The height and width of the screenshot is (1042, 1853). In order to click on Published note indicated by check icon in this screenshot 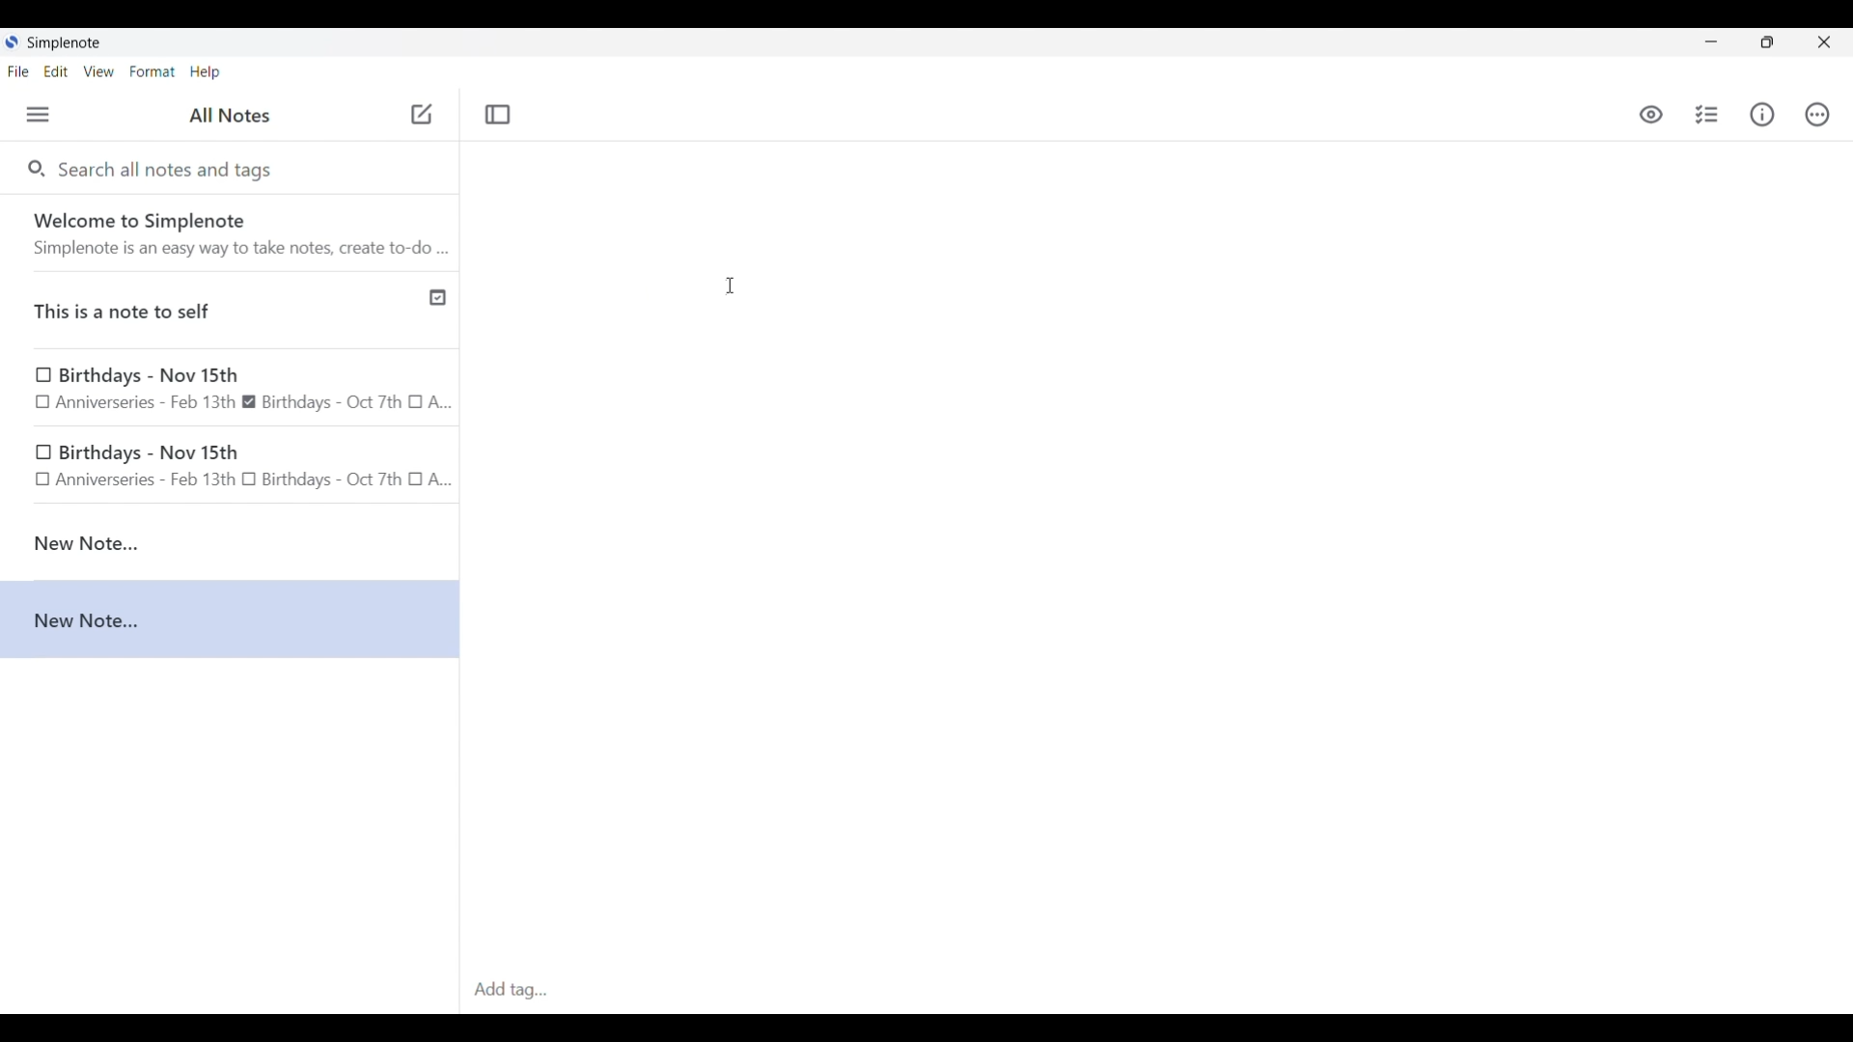, I will do `click(232, 311)`.